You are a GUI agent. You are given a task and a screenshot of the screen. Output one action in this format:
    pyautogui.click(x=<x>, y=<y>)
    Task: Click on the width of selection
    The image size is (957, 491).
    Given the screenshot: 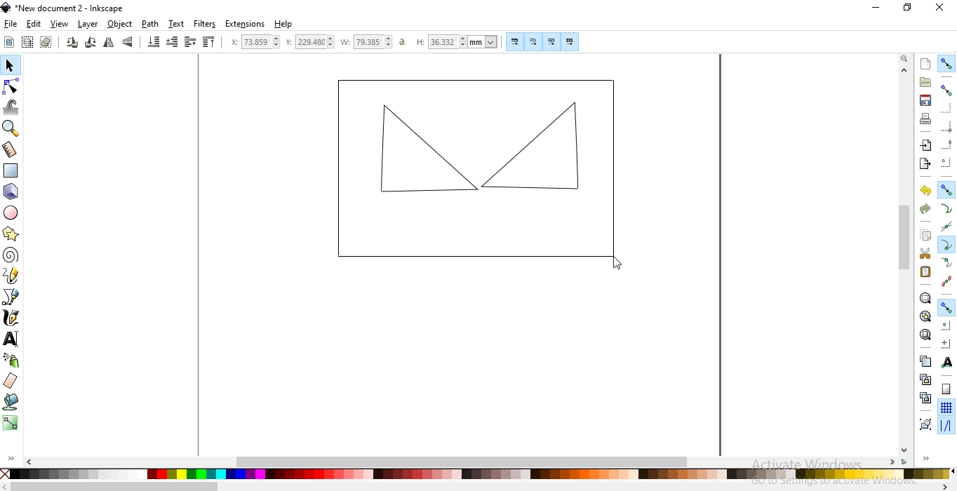 What is the action you would take?
    pyautogui.click(x=367, y=41)
    